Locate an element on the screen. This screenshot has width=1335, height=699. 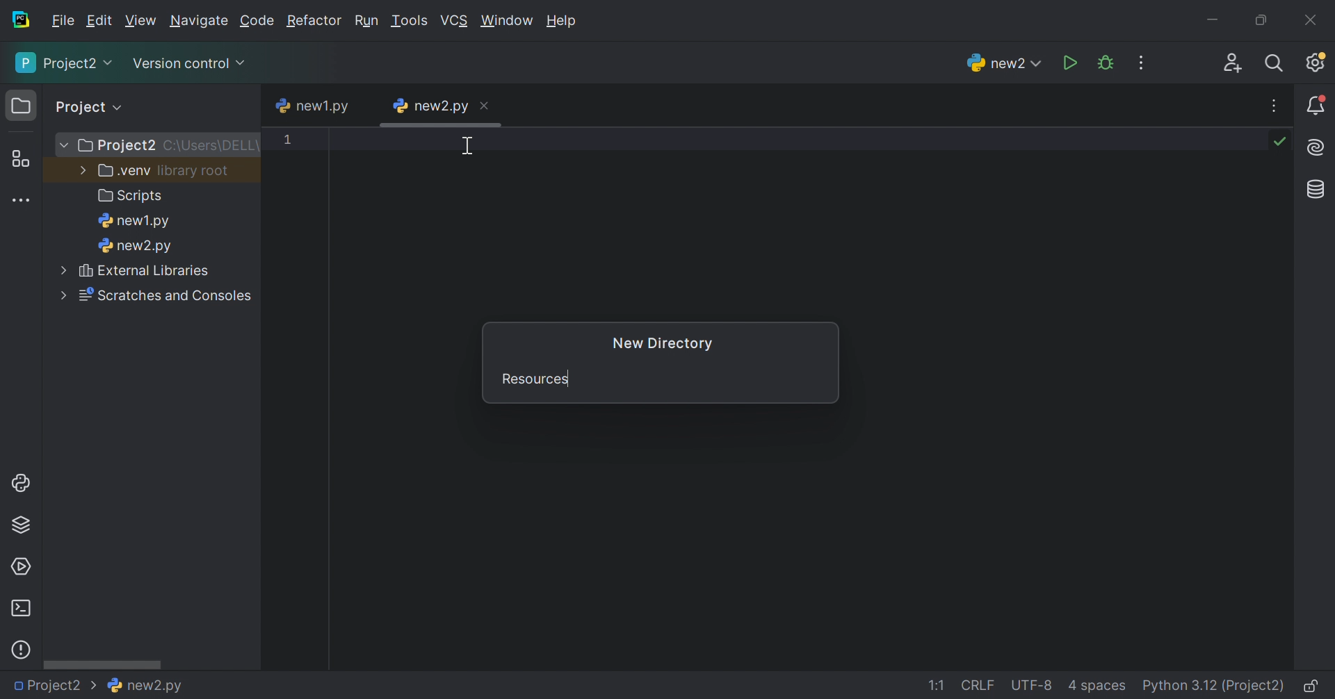
Project2 is located at coordinates (65, 63).